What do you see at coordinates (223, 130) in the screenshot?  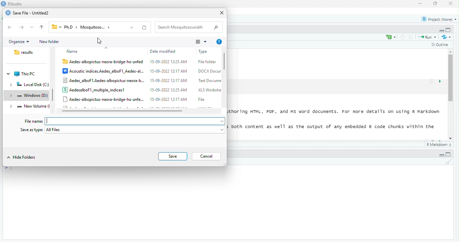 I see `Drop-down ` at bounding box center [223, 130].